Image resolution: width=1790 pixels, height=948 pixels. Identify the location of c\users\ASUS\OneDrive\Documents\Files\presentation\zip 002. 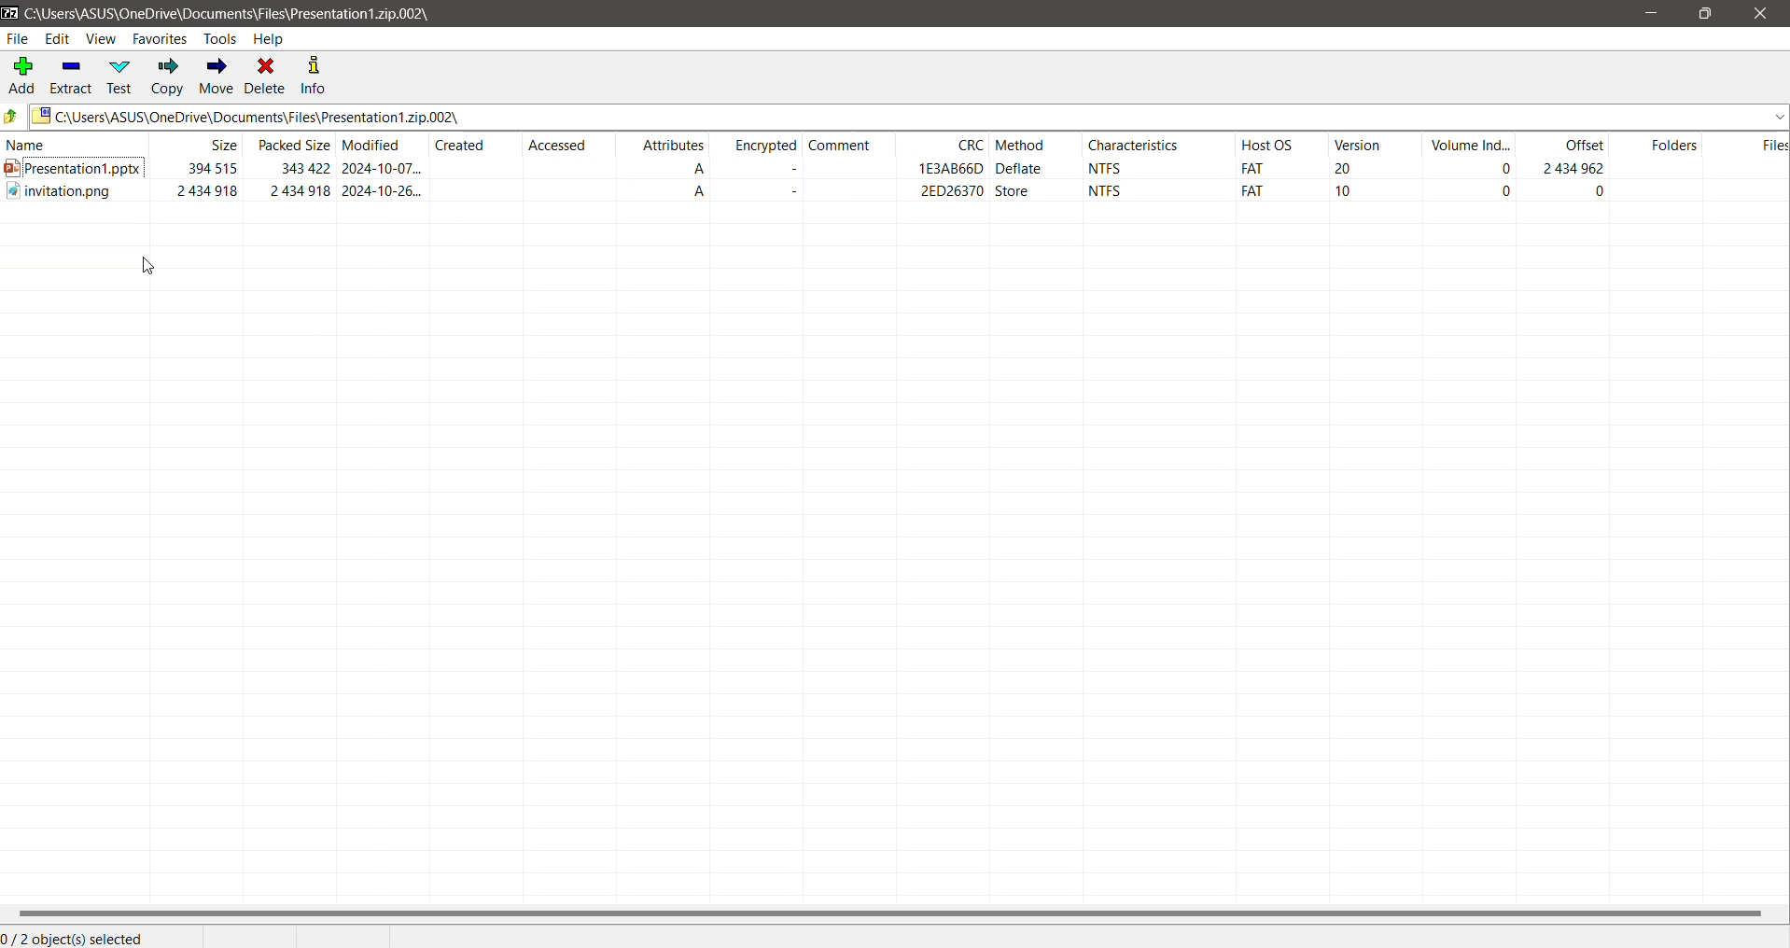
(229, 12).